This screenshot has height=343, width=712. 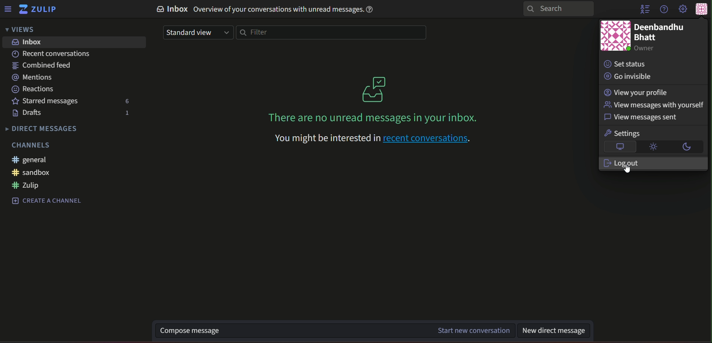 What do you see at coordinates (690, 146) in the screenshot?
I see `darkmode` at bounding box center [690, 146].